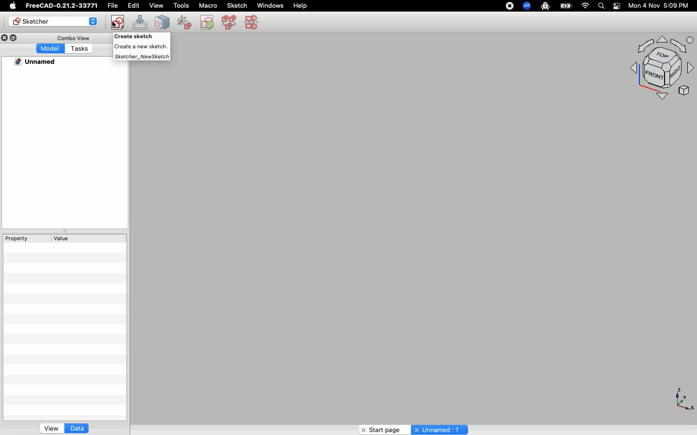 The image size is (697, 435). I want to click on Zoom, so click(527, 6).